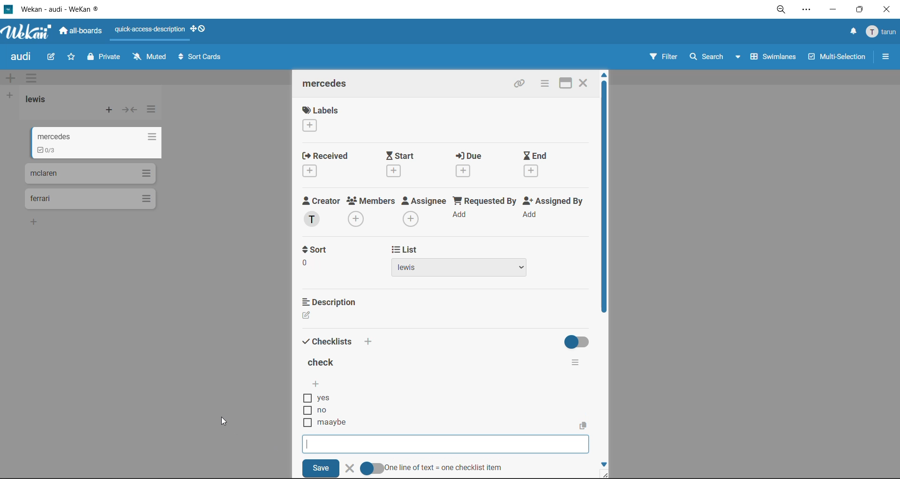  Describe the element at coordinates (371, 211) in the screenshot. I see `members` at that location.